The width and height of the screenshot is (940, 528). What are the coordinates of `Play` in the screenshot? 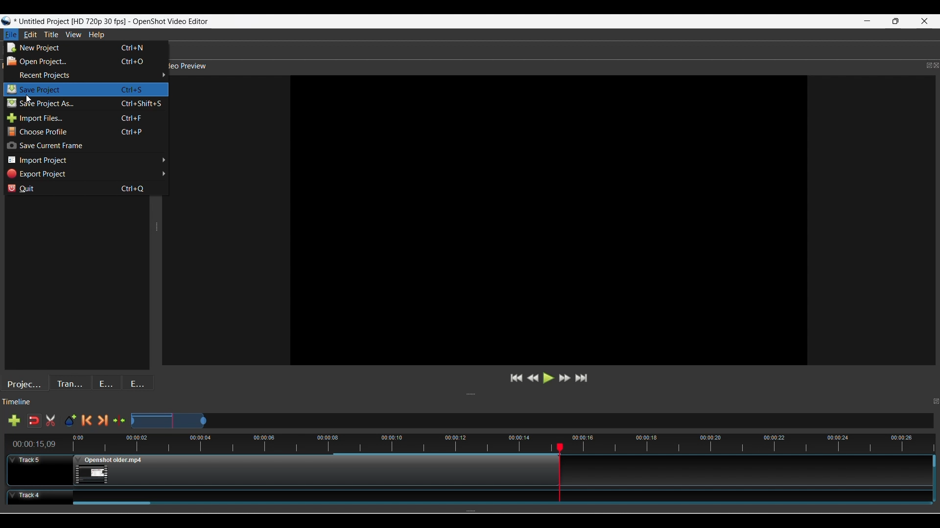 It's located at (549, 378).